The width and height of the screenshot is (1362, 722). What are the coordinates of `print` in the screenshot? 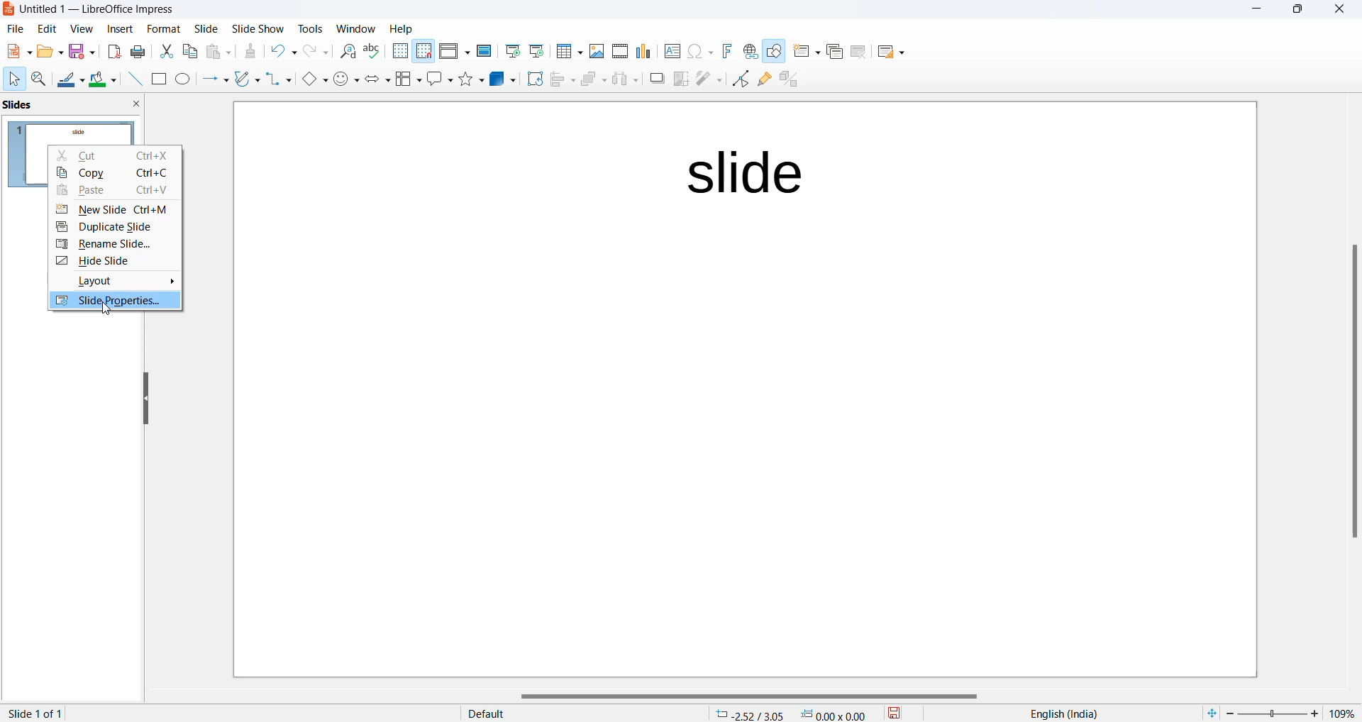 It's located at (141, 51).